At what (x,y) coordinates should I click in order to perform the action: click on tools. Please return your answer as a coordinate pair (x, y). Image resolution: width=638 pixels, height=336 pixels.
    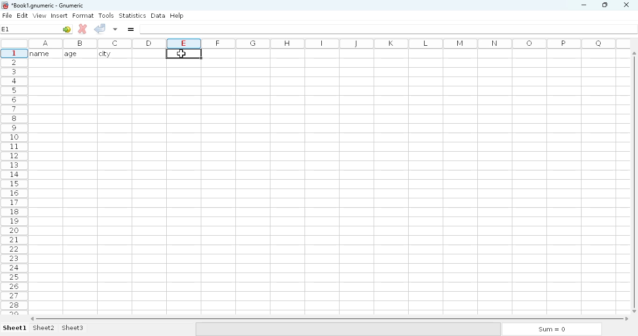
    Looking at the image, I should click on (106, 15).